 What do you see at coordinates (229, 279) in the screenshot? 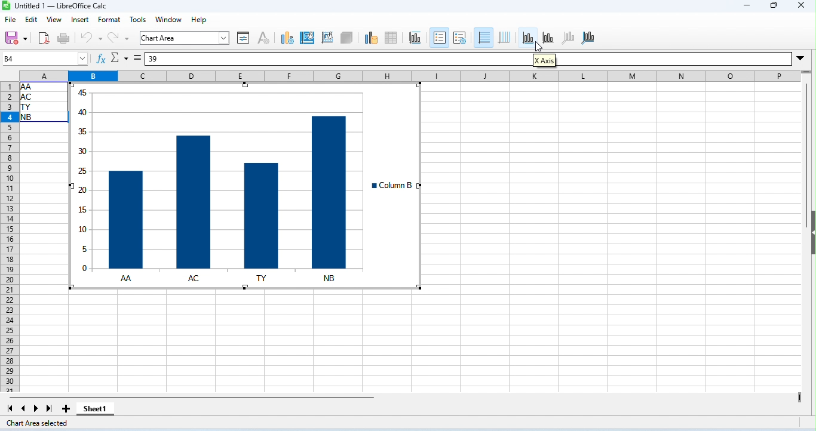
I see `categories` at bounding box center [229, 279].